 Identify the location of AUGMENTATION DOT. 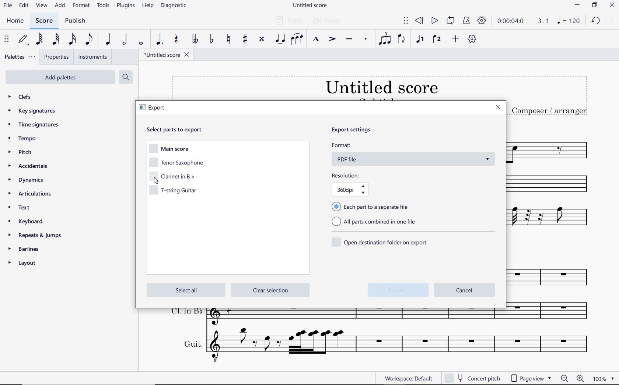
(160, 40).